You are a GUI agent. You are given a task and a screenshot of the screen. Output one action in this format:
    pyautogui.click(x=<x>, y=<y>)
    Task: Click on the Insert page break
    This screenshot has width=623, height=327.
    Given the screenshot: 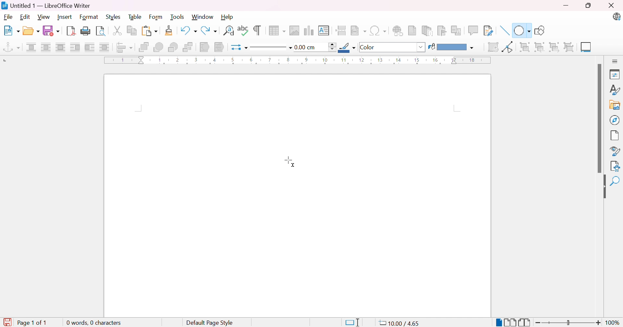 What is the action you would take?
    pyautogui.click(x=341, y=30)
    